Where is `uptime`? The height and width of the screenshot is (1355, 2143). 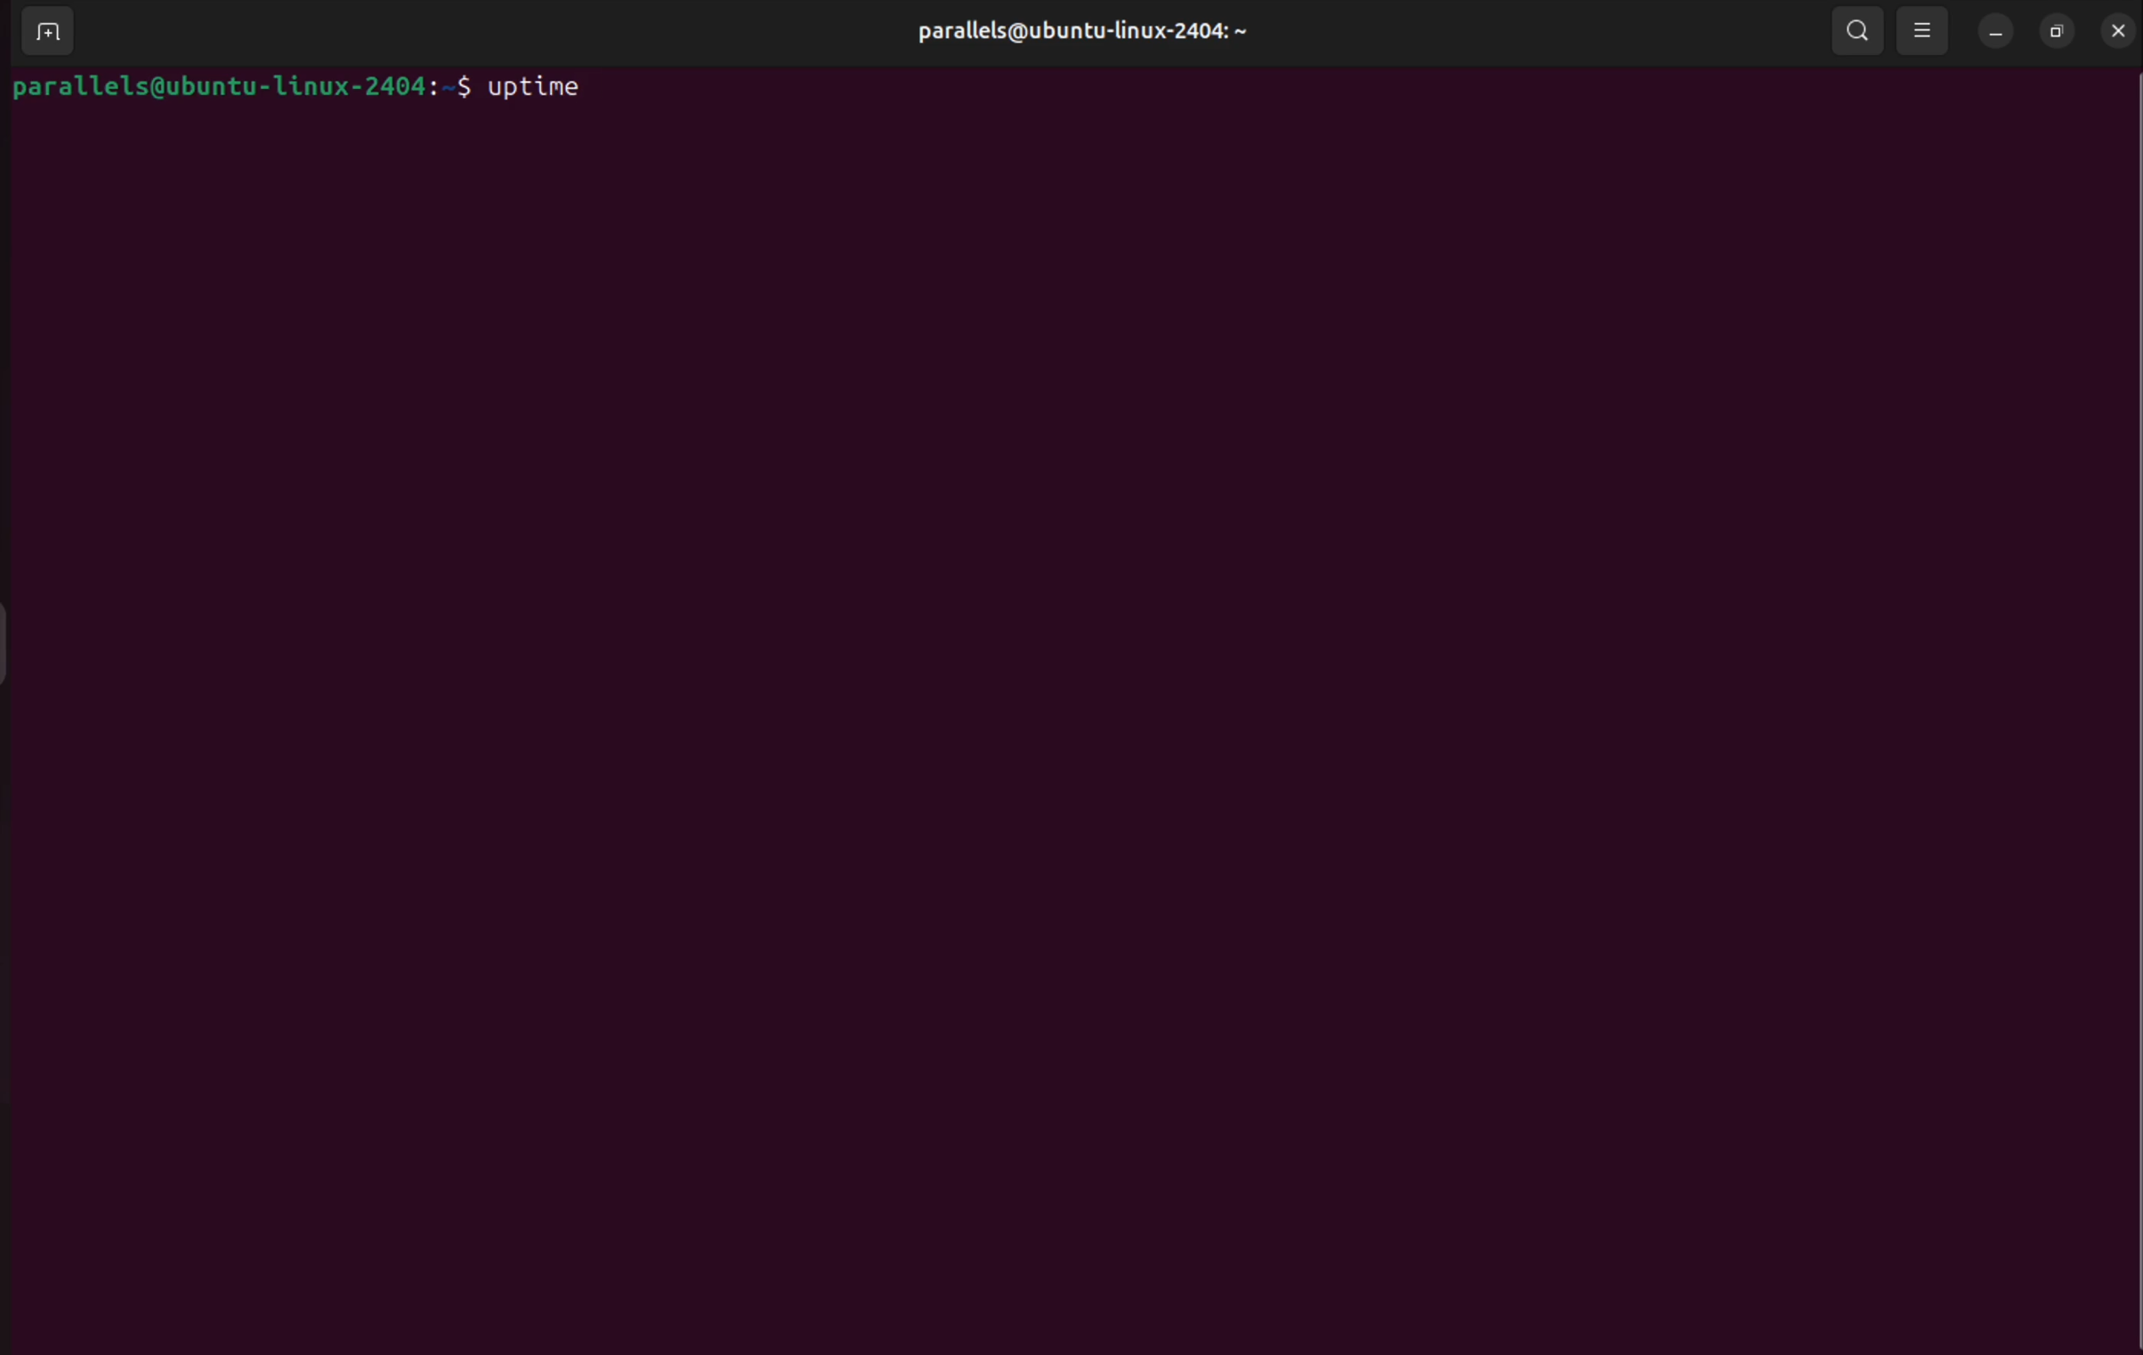 uptime is located at coordinates (535, 89).